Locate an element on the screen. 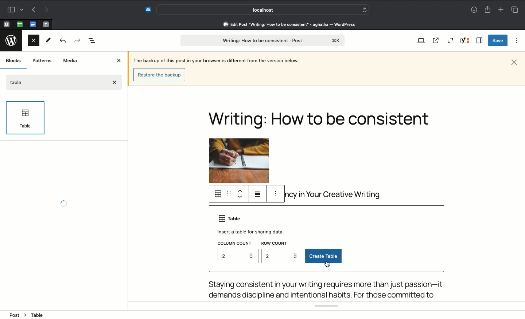 This screenshot has height=319, width=525. post is located at coordinates (263, 40).